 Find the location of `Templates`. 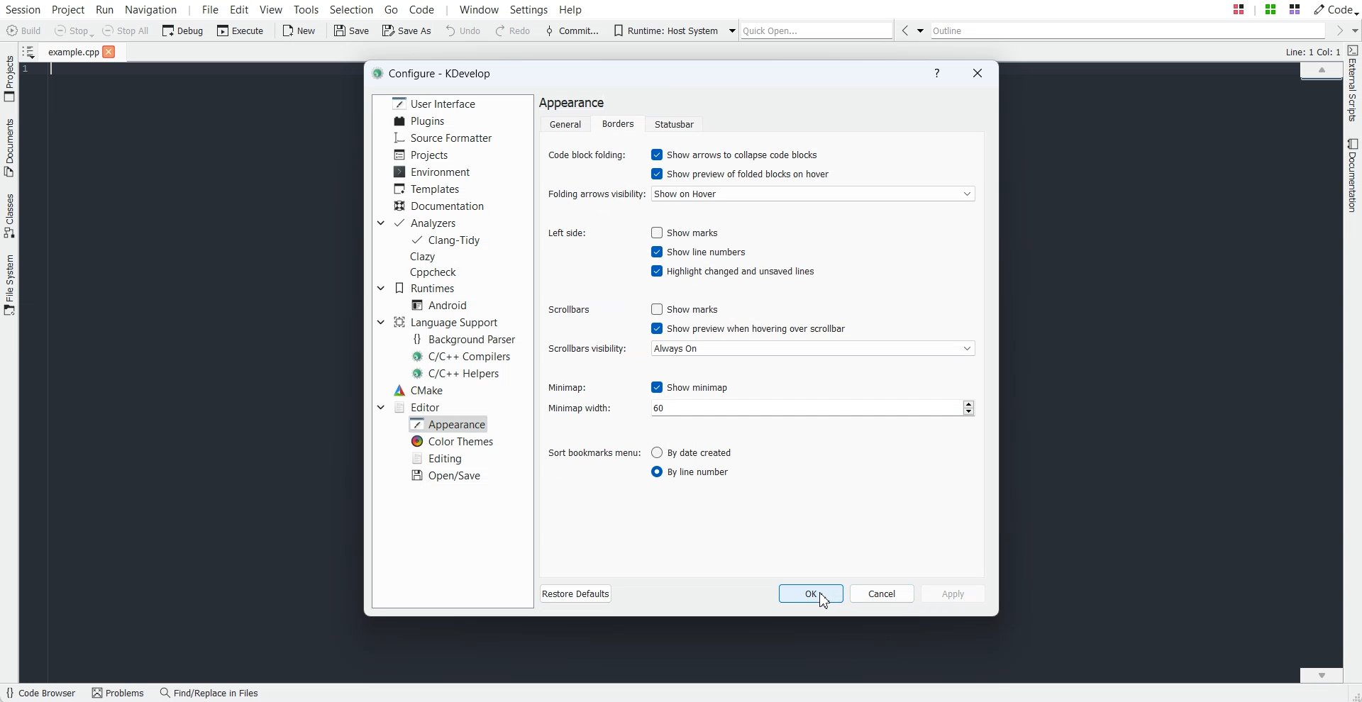

Templates is located at coordinates (428, 188).